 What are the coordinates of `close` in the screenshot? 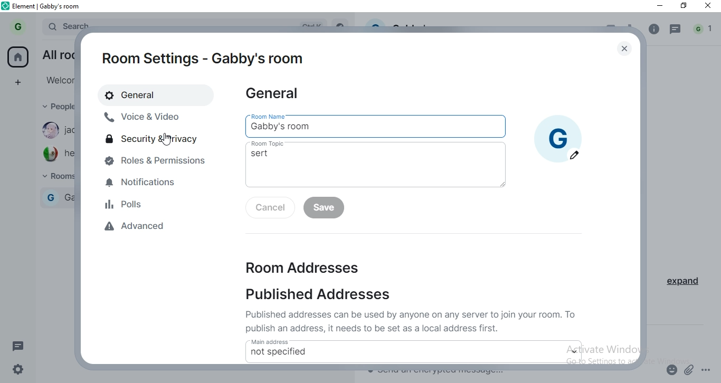 It's located at (623, 50).